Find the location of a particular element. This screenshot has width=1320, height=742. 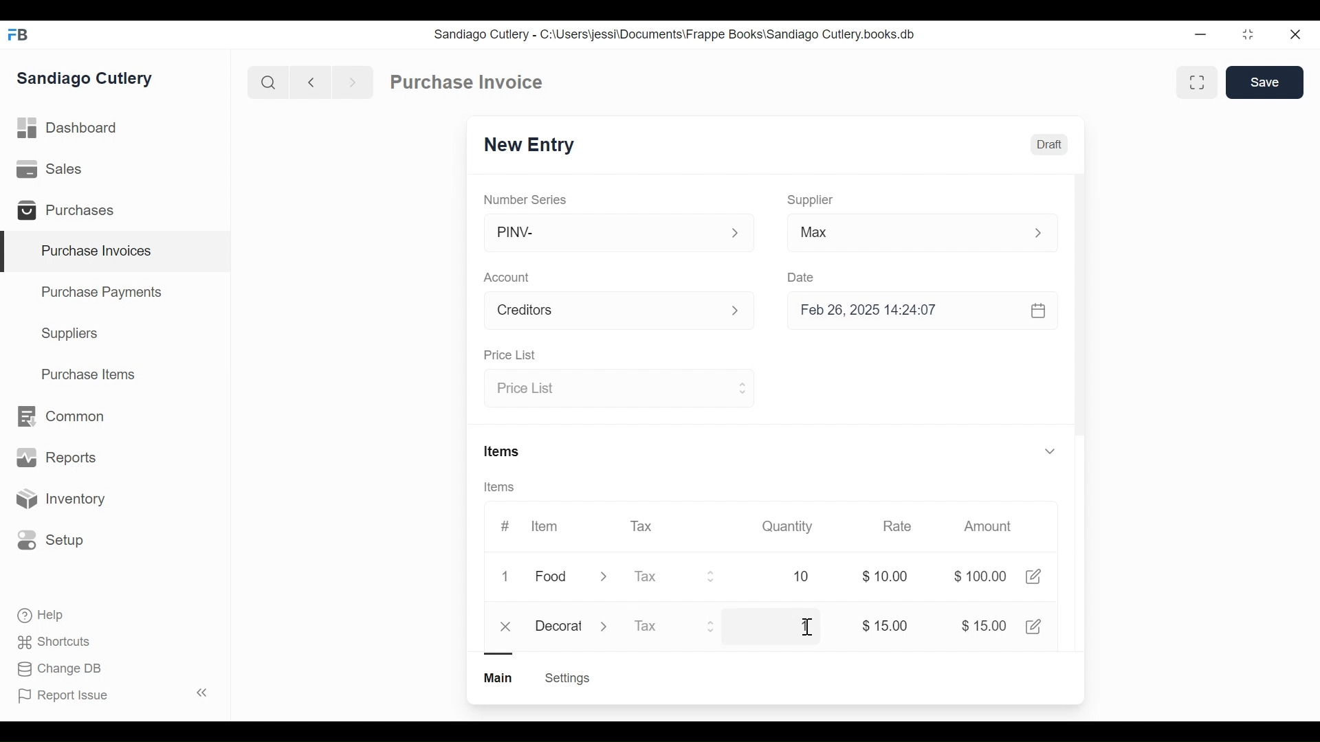

Vertical Scroll bar is located at coordinates (1079, 324).